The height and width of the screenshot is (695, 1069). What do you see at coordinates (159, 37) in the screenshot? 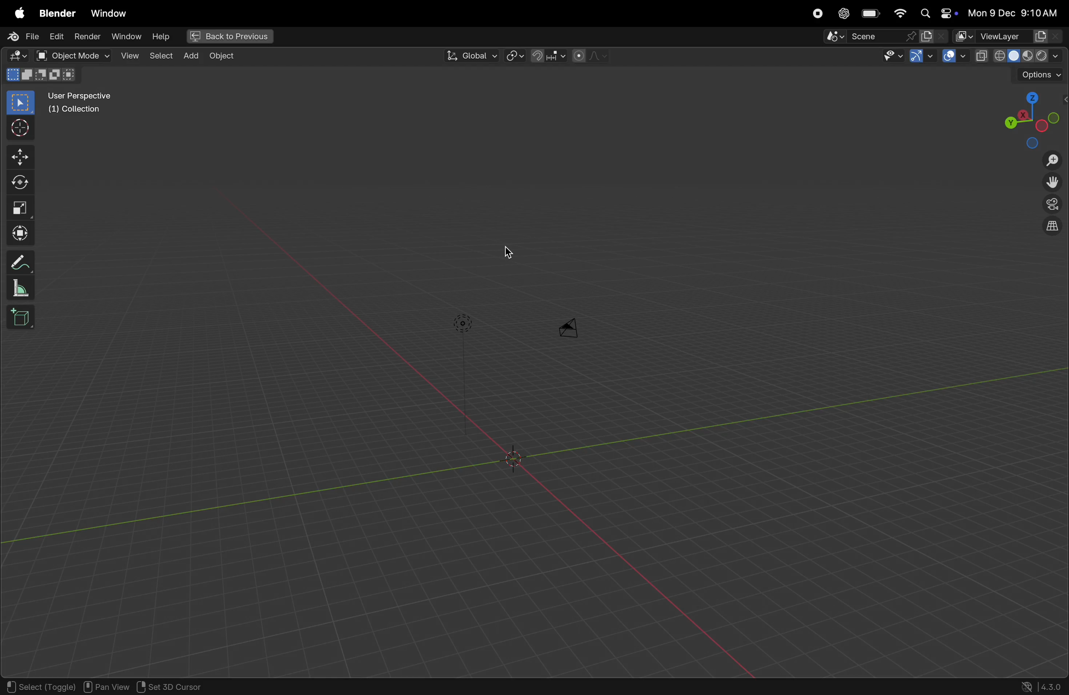
I see `Hlep` at bounding box center [159, 37].